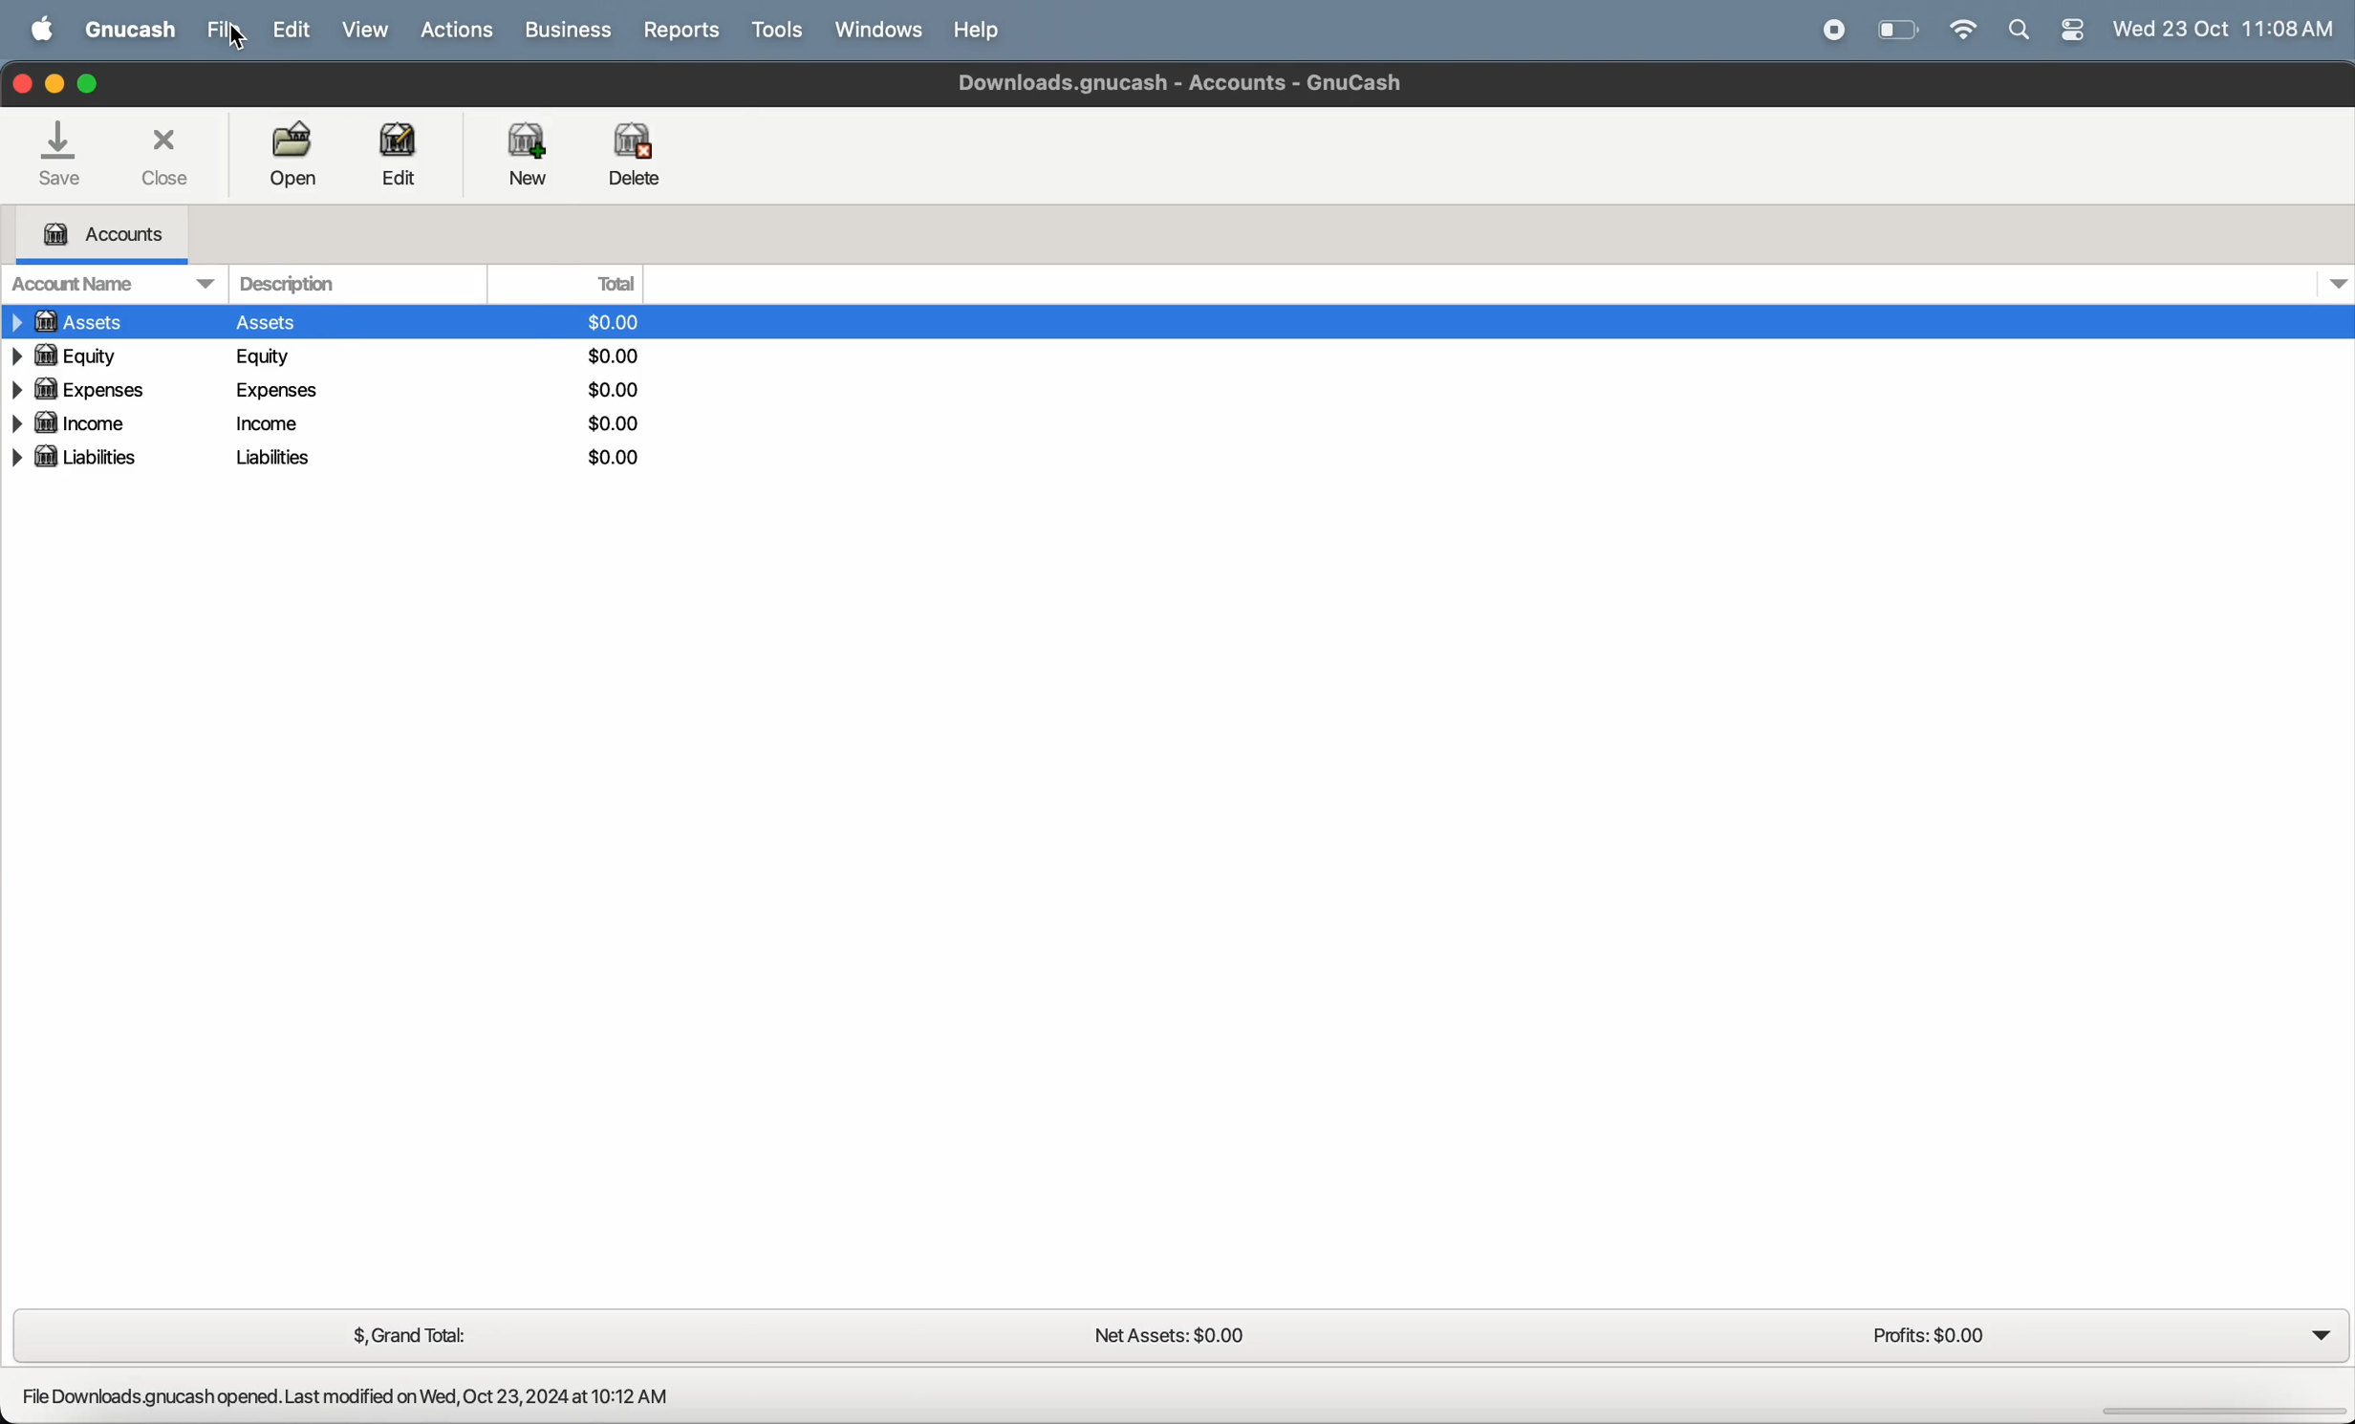 This screenshot has height=1424, width=2355. What do you see at coordinates (77, 389) in the screenshot?
I see `expenses` at bounding box center [77, 389].